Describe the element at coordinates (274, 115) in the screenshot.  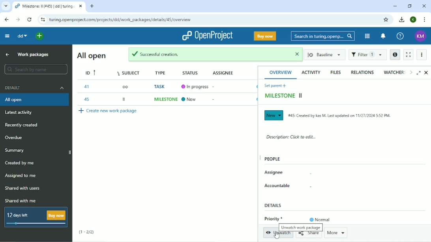
I see `New` at that location.